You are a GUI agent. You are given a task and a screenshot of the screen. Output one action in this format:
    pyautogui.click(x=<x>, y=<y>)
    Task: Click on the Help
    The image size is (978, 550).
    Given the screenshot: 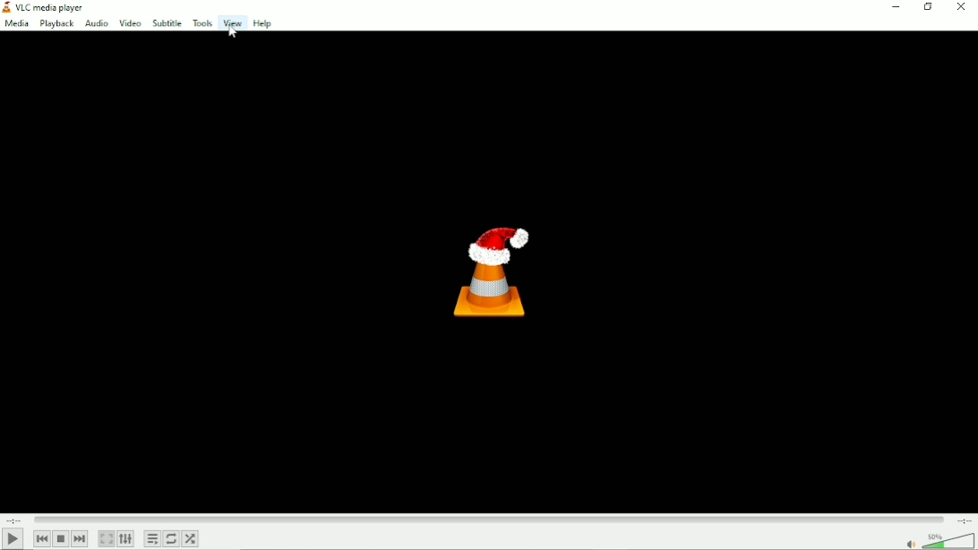 What is the action you would take?
    pyautogui.click(x=262, y=23)
    